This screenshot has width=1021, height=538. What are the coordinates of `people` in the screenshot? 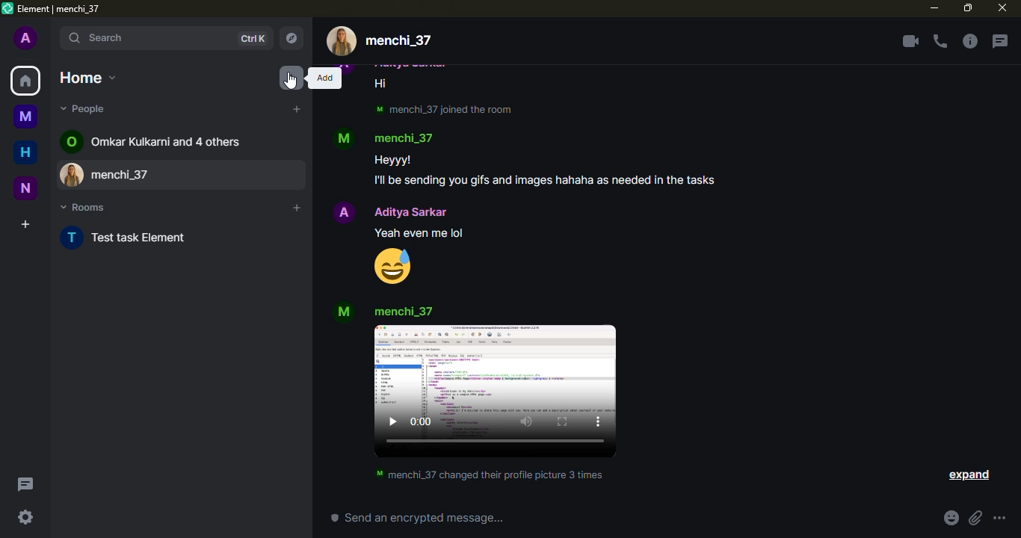 It's located at (85, 108).